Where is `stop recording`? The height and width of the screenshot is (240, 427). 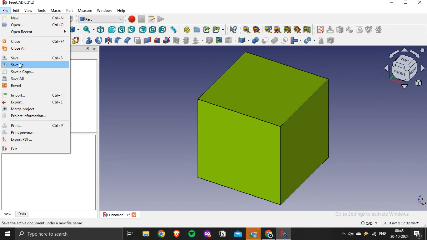 stop recording is located at coordinates (142, 19).